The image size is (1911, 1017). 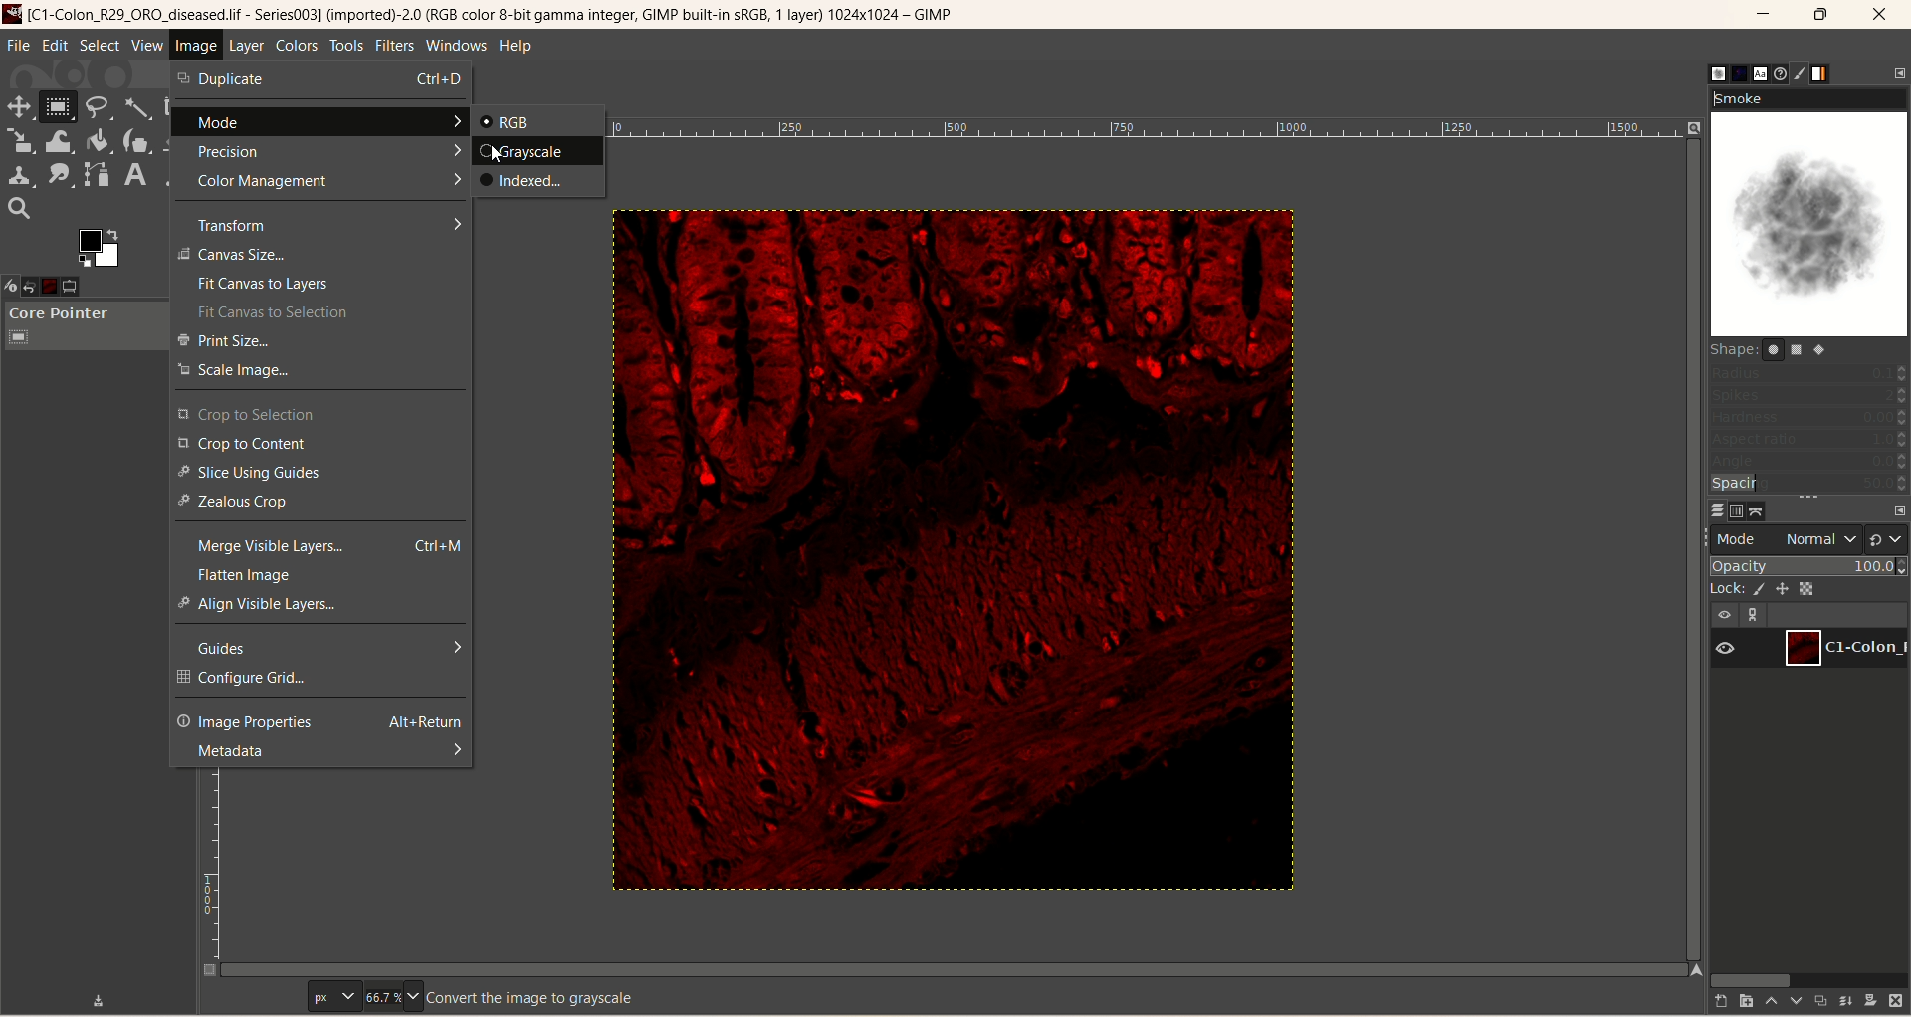 What do you see at coordinates (1759, 590) in the screenshot?
I see `lock pixel` at bounding box center [1759, 590].